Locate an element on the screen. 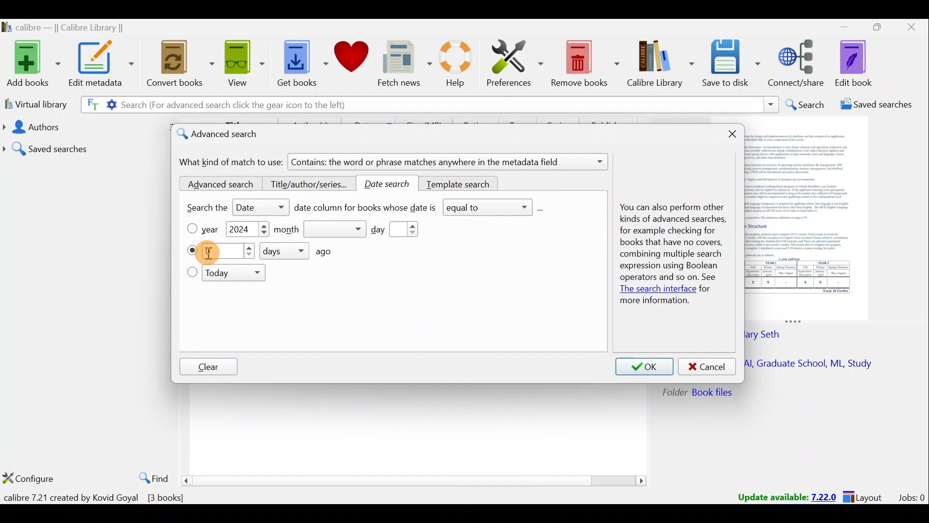 The image size is (929, 523). Authors is located at coordinates (83, 127).